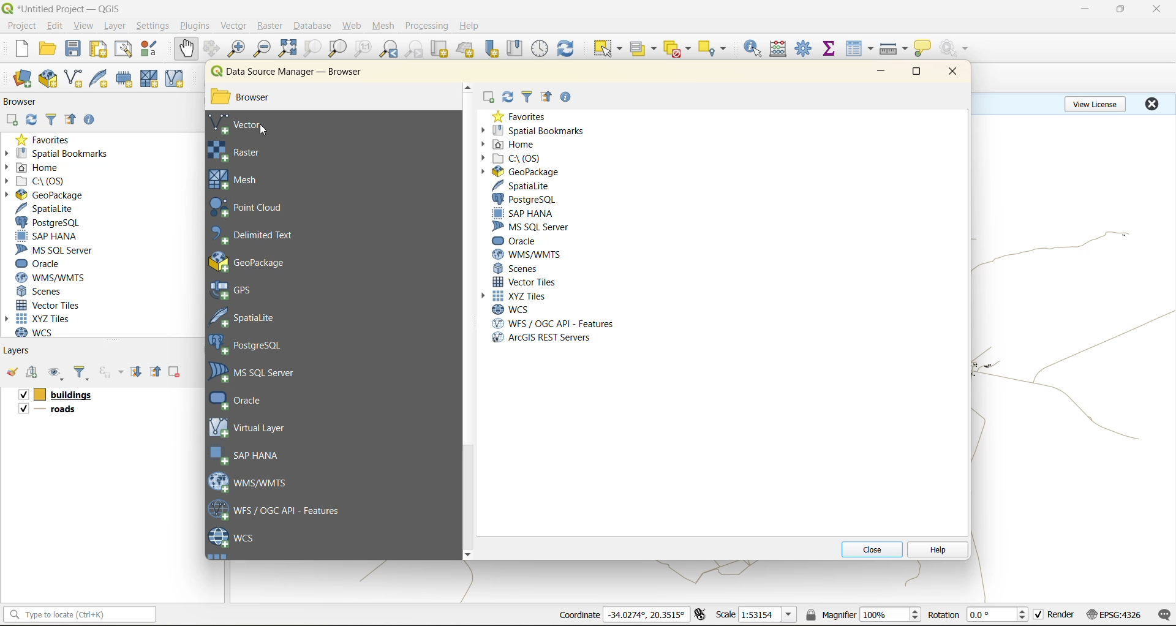  I want to click on view, so click(84, 27).